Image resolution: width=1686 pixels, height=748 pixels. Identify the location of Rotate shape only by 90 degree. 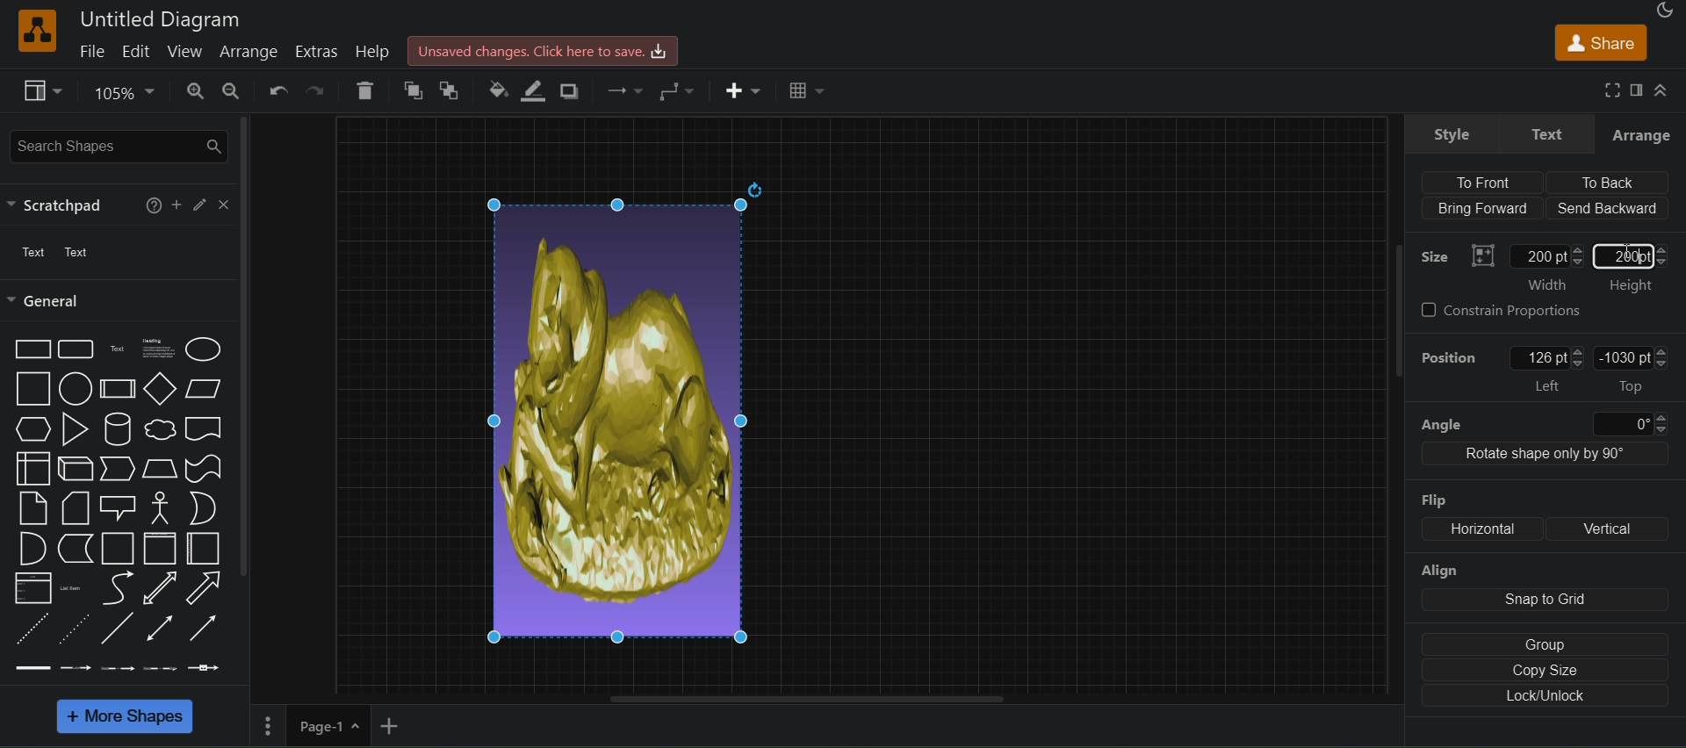
(1544, 457).